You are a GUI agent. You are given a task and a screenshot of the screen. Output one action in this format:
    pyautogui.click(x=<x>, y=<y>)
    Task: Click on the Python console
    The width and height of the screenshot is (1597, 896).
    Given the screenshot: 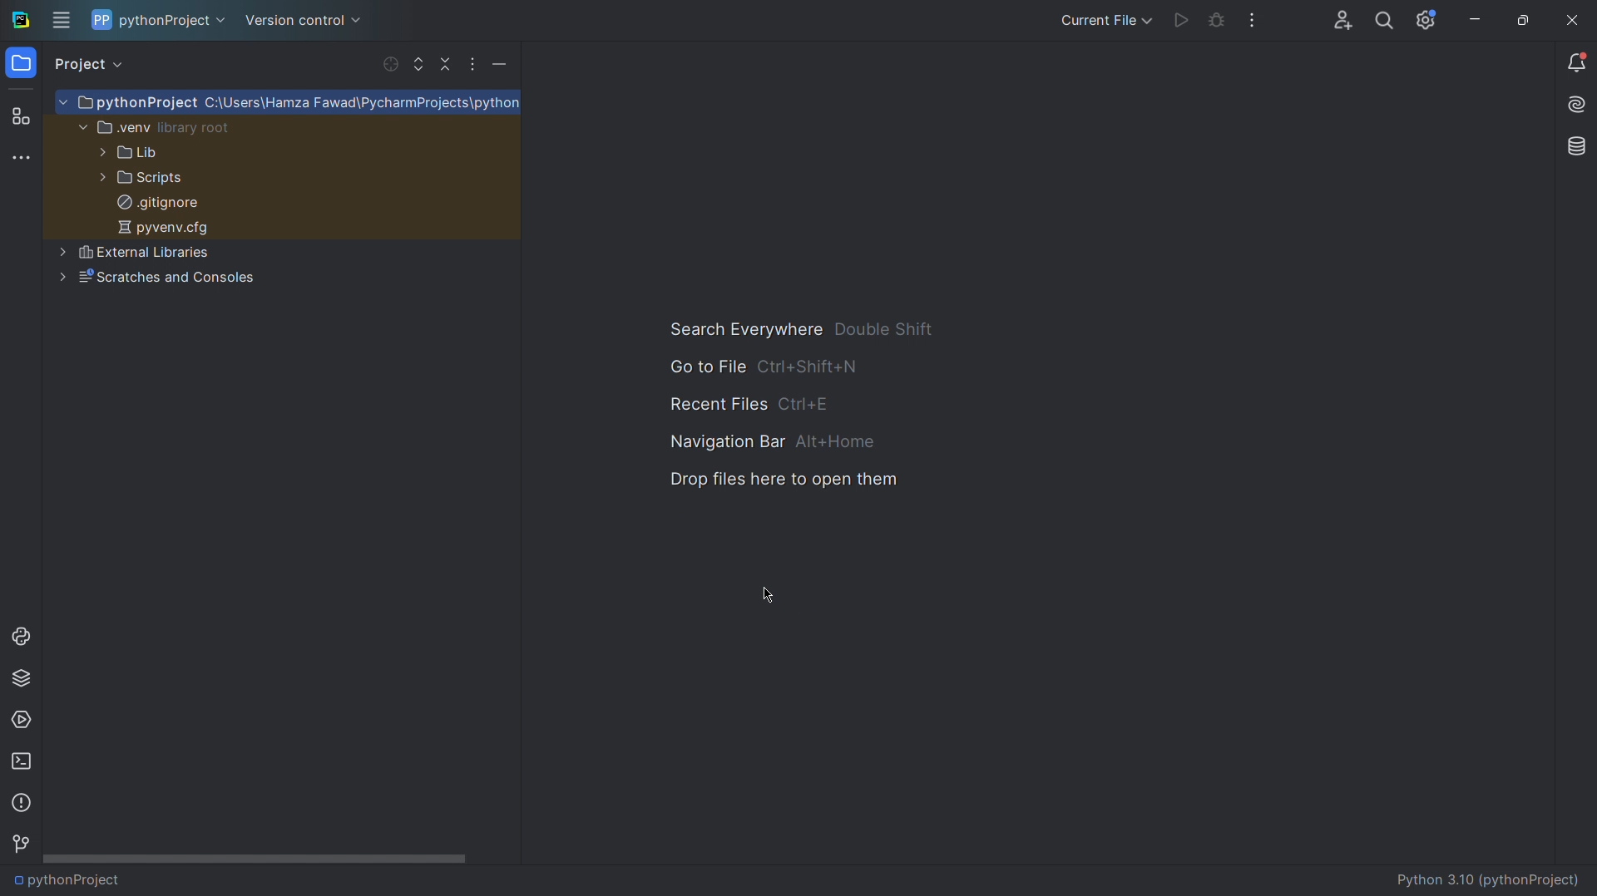 What is the action you would take?
    pyautogui.click(x=26, y=636)
    